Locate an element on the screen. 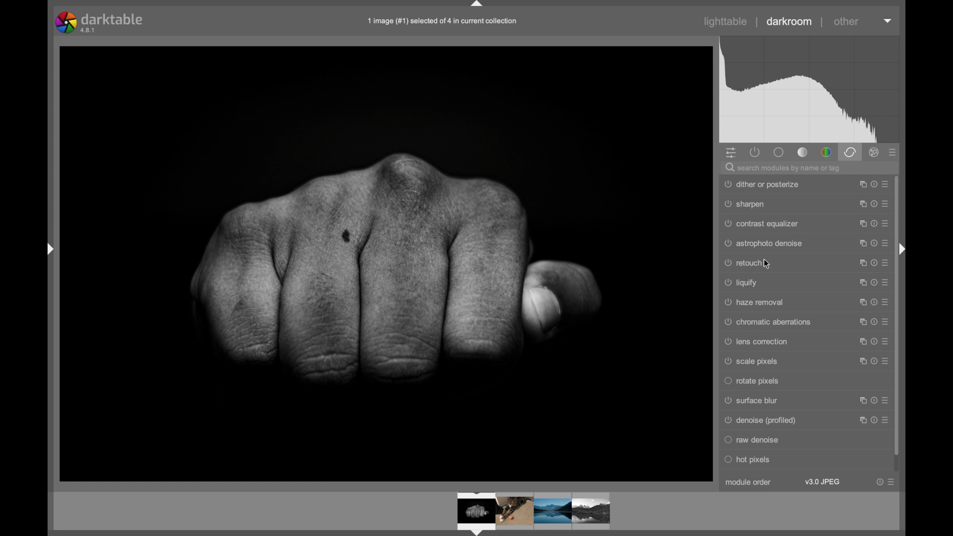 The width and height of the screenshot is (953, 536). help is located at coordinates (872, 400).